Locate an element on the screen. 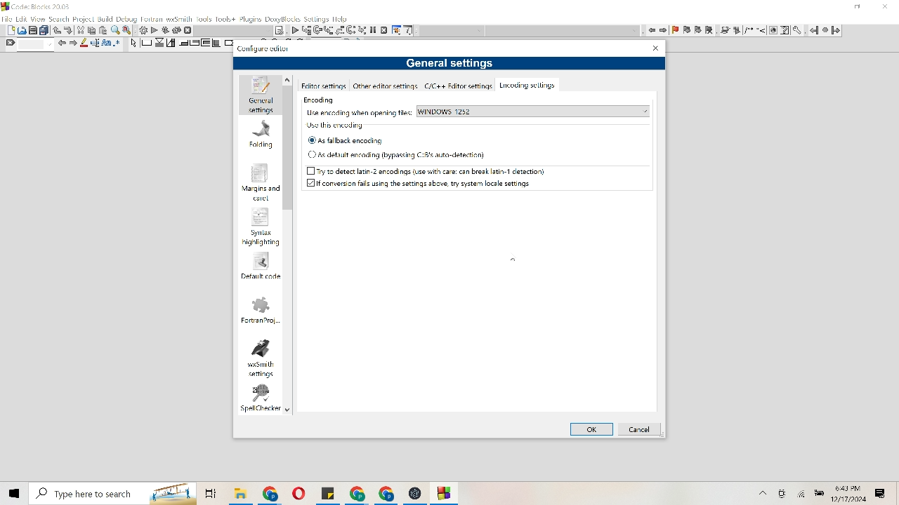 Image resolution: width=899 pixels, height=505 pixels. tools is located at coordinates (799, 31).